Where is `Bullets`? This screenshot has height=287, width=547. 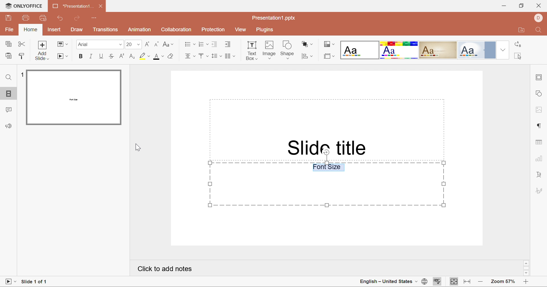
Bullets is located at coordinates (189, 44).